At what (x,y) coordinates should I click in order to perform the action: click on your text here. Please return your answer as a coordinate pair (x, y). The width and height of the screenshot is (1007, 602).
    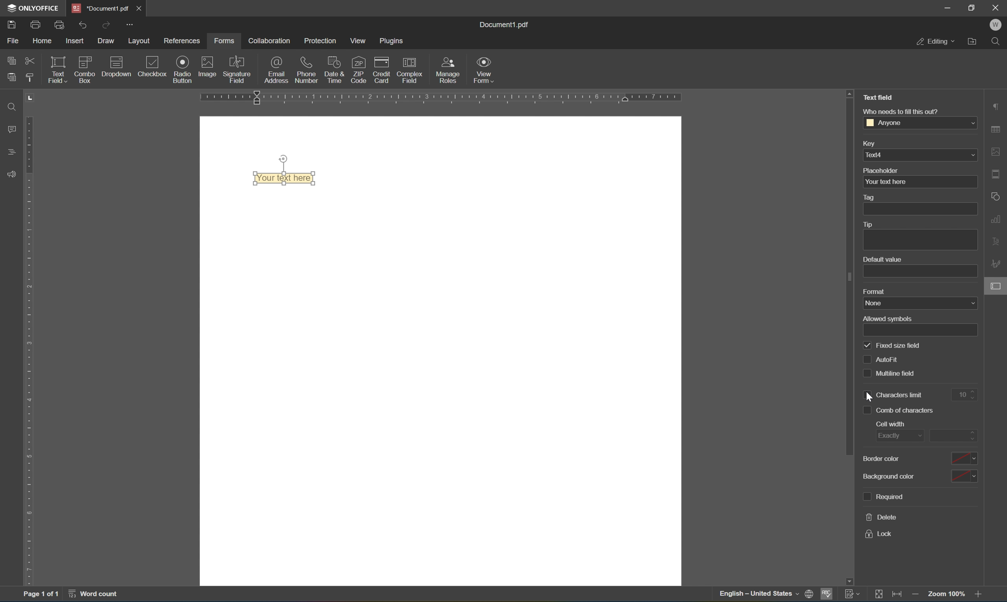
    Looking at the image, I should click on (920, 182).